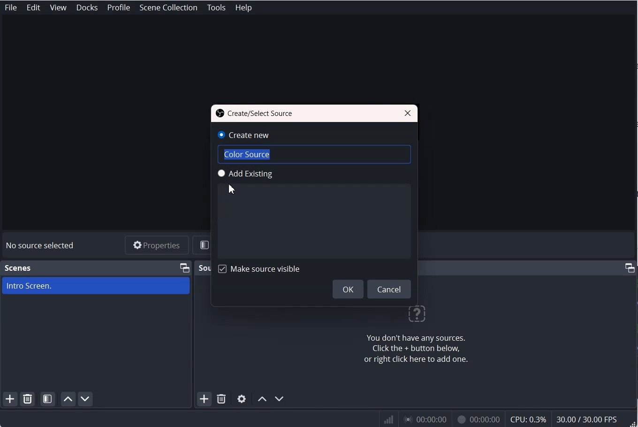 The image size is (638, 427). I want to click on Color source, so click(287, 154).